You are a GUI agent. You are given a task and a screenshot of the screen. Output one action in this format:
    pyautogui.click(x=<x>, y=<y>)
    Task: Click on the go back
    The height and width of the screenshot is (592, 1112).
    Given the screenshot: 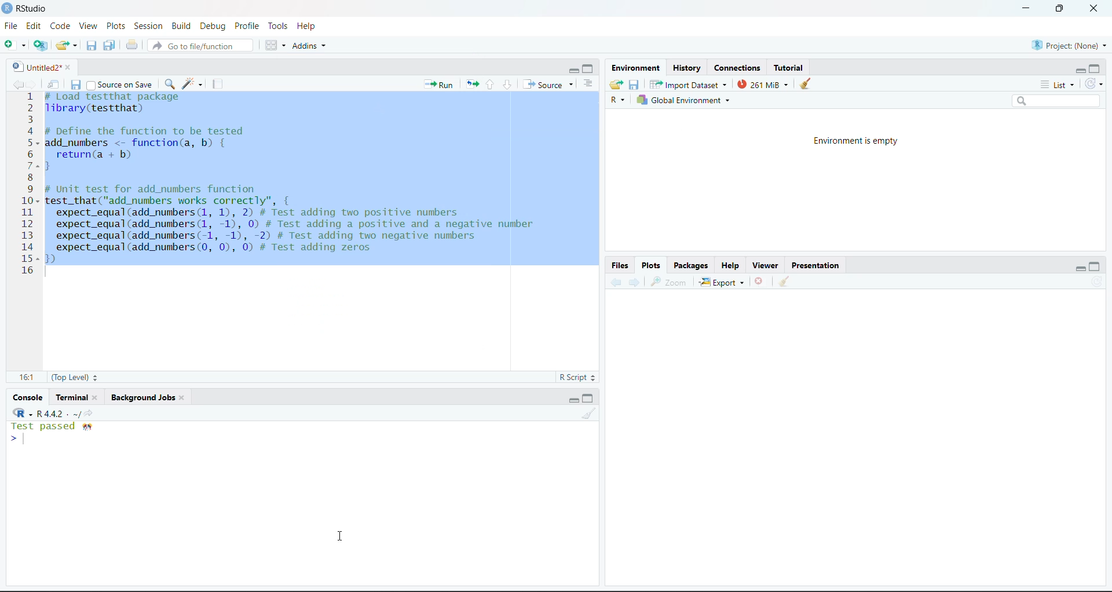 What is the action you would take?
    pyautogui.click(x=17, y=84)
    